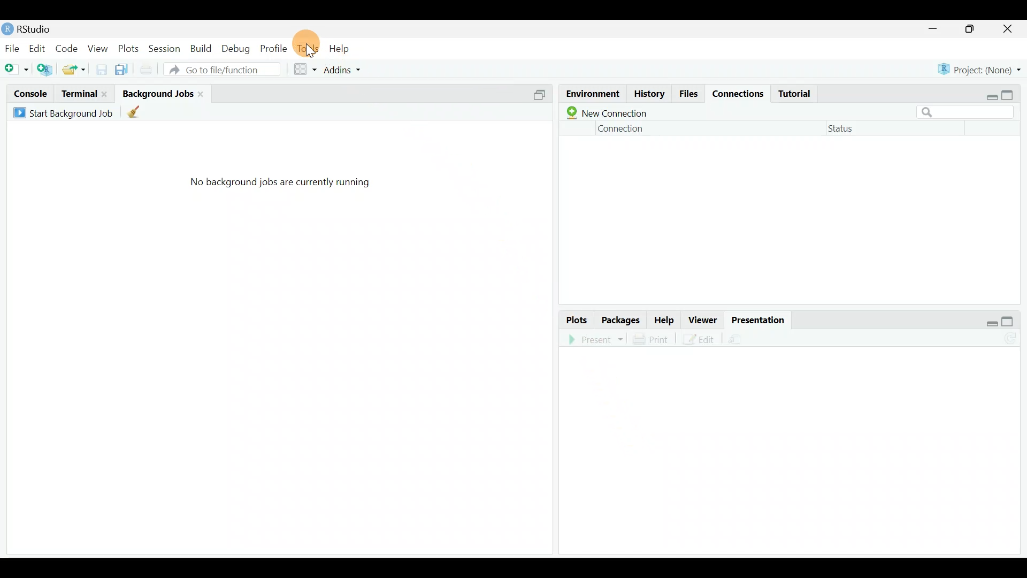  What do you see at coordinates (577, 320) in the screenshot?
I see `Plots` at bounding box center [577, 320].